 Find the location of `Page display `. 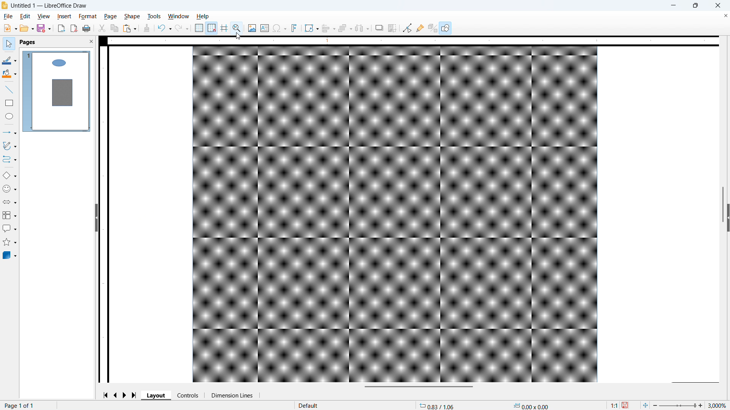

Page display  is located at coordinates (57, 91).